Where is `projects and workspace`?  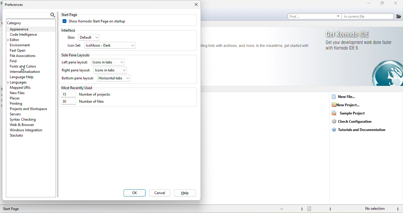
projects and workspace is located at coordinates (30, 109).